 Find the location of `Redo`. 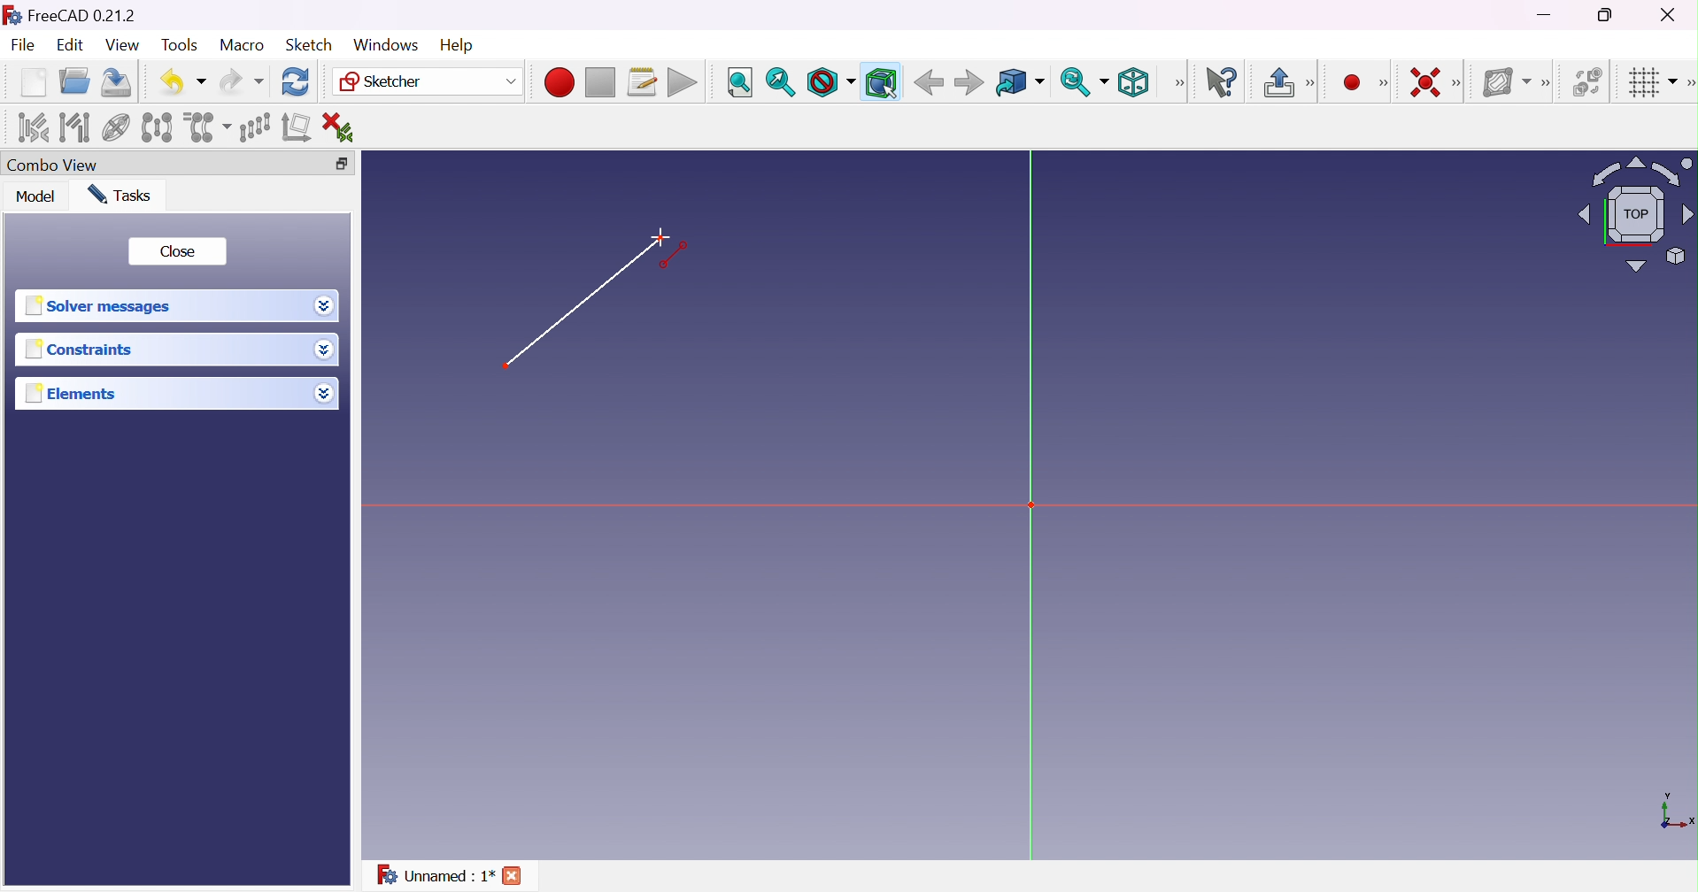

Redo is located at coordinates (240, 82).